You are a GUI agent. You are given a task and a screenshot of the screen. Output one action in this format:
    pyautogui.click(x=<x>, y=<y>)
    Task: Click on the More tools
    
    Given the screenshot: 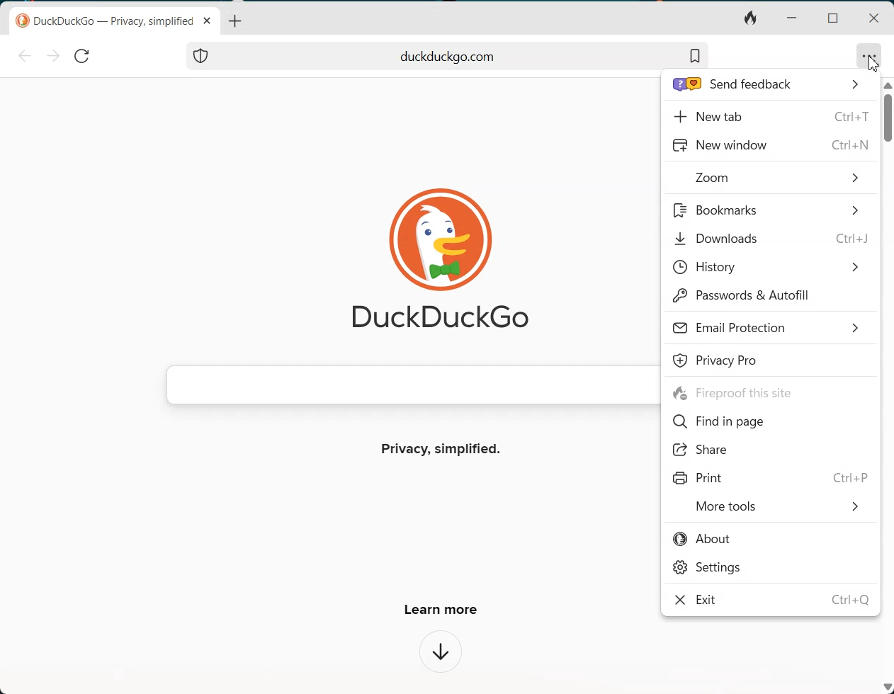 What is the action you would take?
    pyautogui.click(x=770, y=509)
    